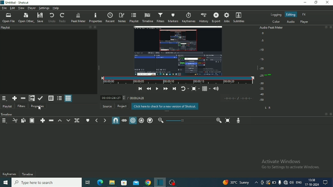 The image size is (333, 187). What do you see at coordinates (291, 22) in the screenshot?
I see `Audio` at bounding box center [291, 22].